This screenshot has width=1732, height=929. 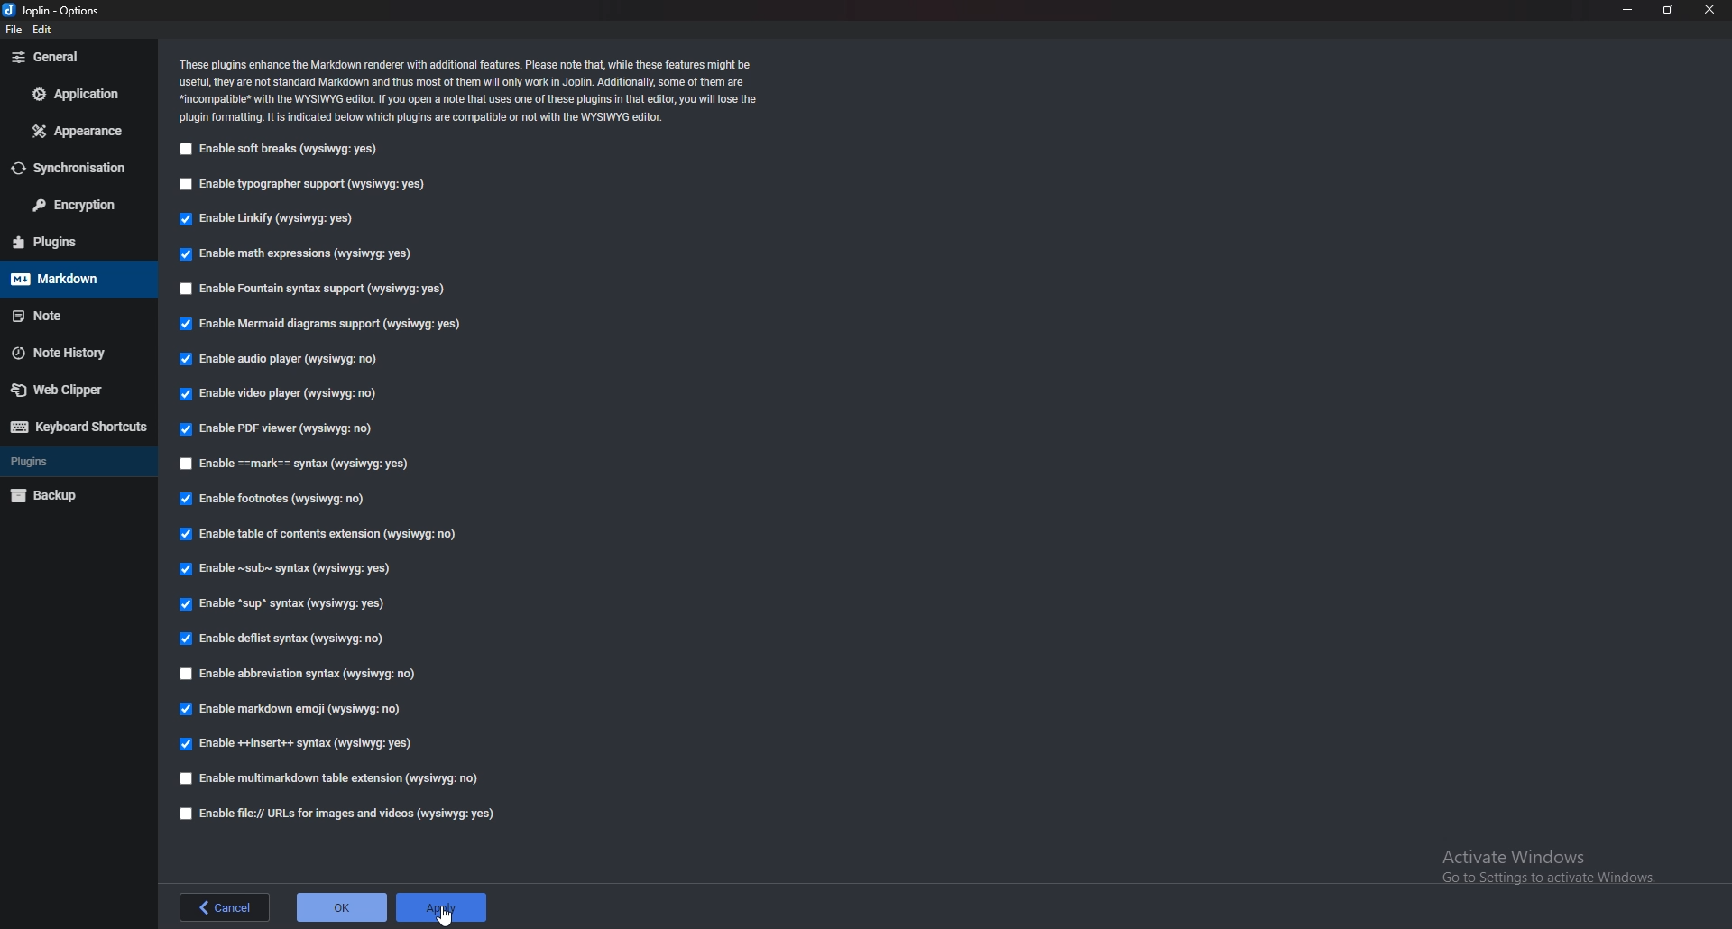 What do you see at coordinates (284, 395) in the screenshot?
I see `Enable video player` at bounding box center [284, 395].